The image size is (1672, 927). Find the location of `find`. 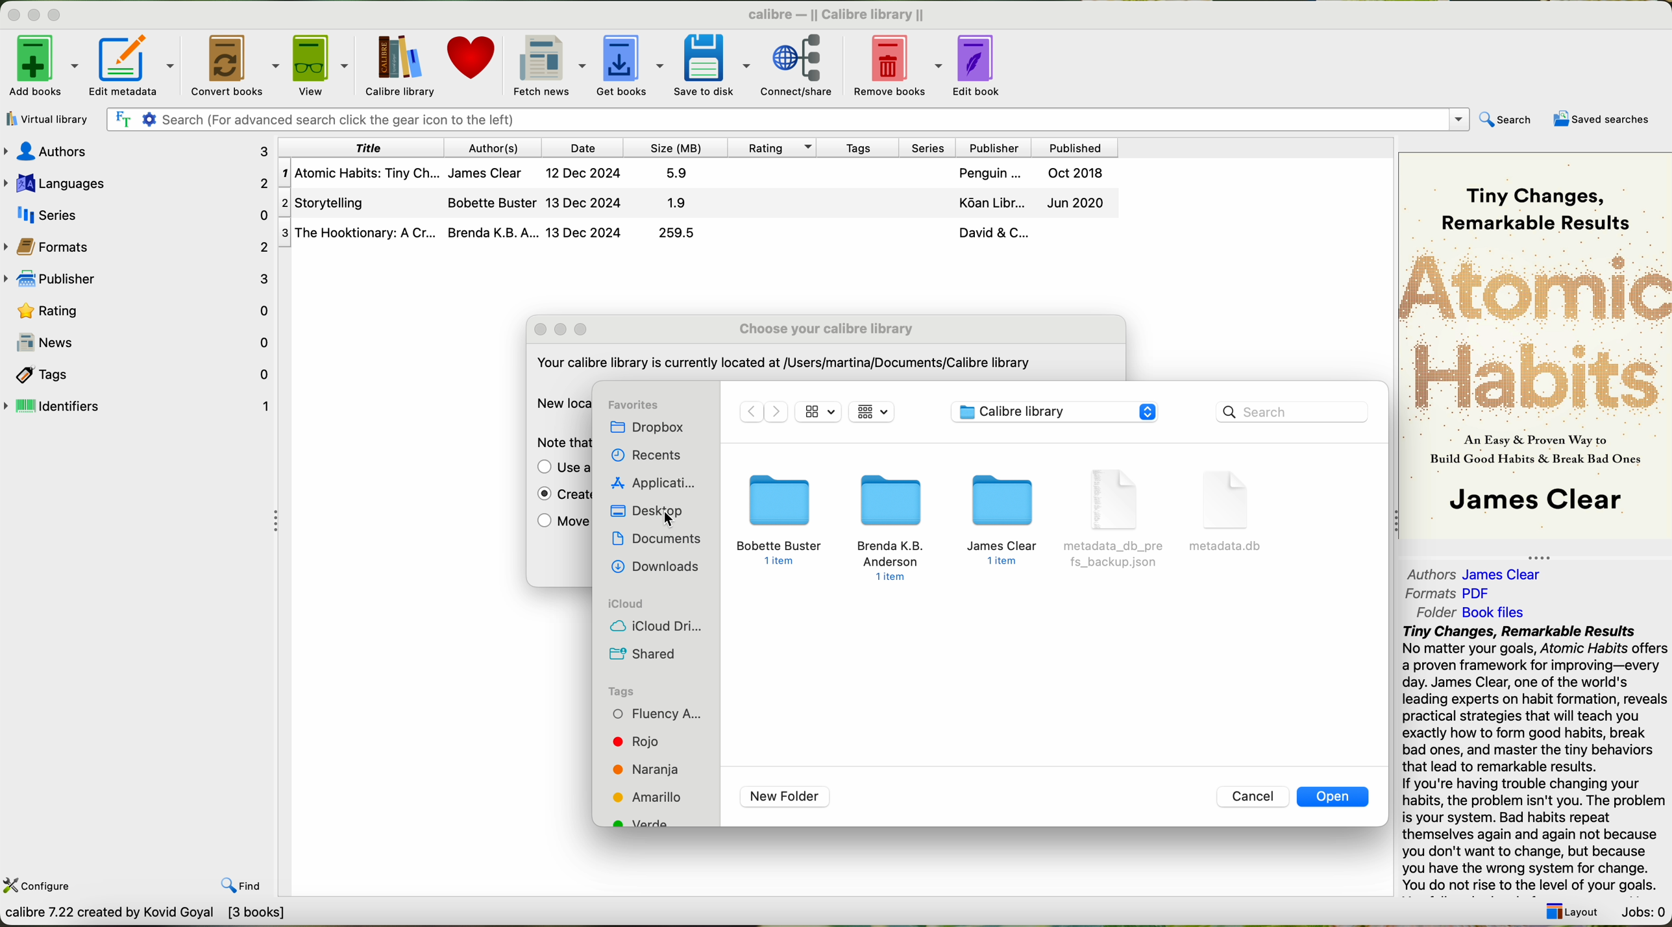

find is located at coordinates (231, 876).